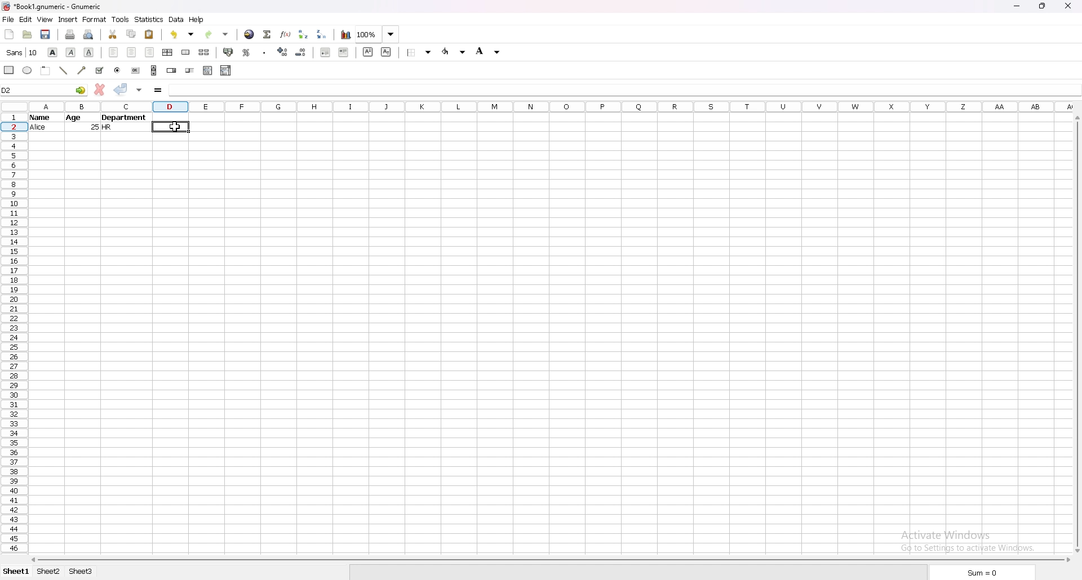 The image size is (1082, 580). What do you see at coordinates (47, 71) in the screenshot?
I see `frame` at bounding box center [47, 71].